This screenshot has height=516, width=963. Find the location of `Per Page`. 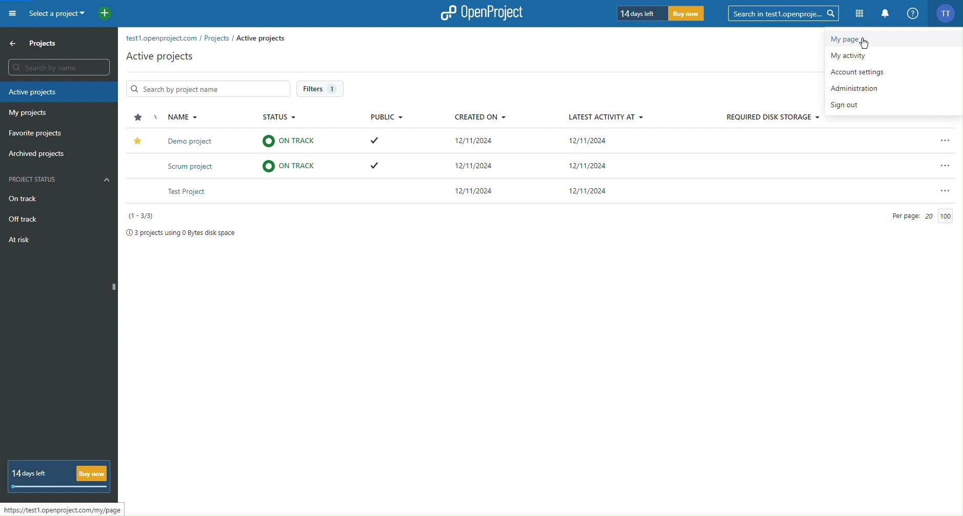

Per Page is located at coordinates (917, 216).